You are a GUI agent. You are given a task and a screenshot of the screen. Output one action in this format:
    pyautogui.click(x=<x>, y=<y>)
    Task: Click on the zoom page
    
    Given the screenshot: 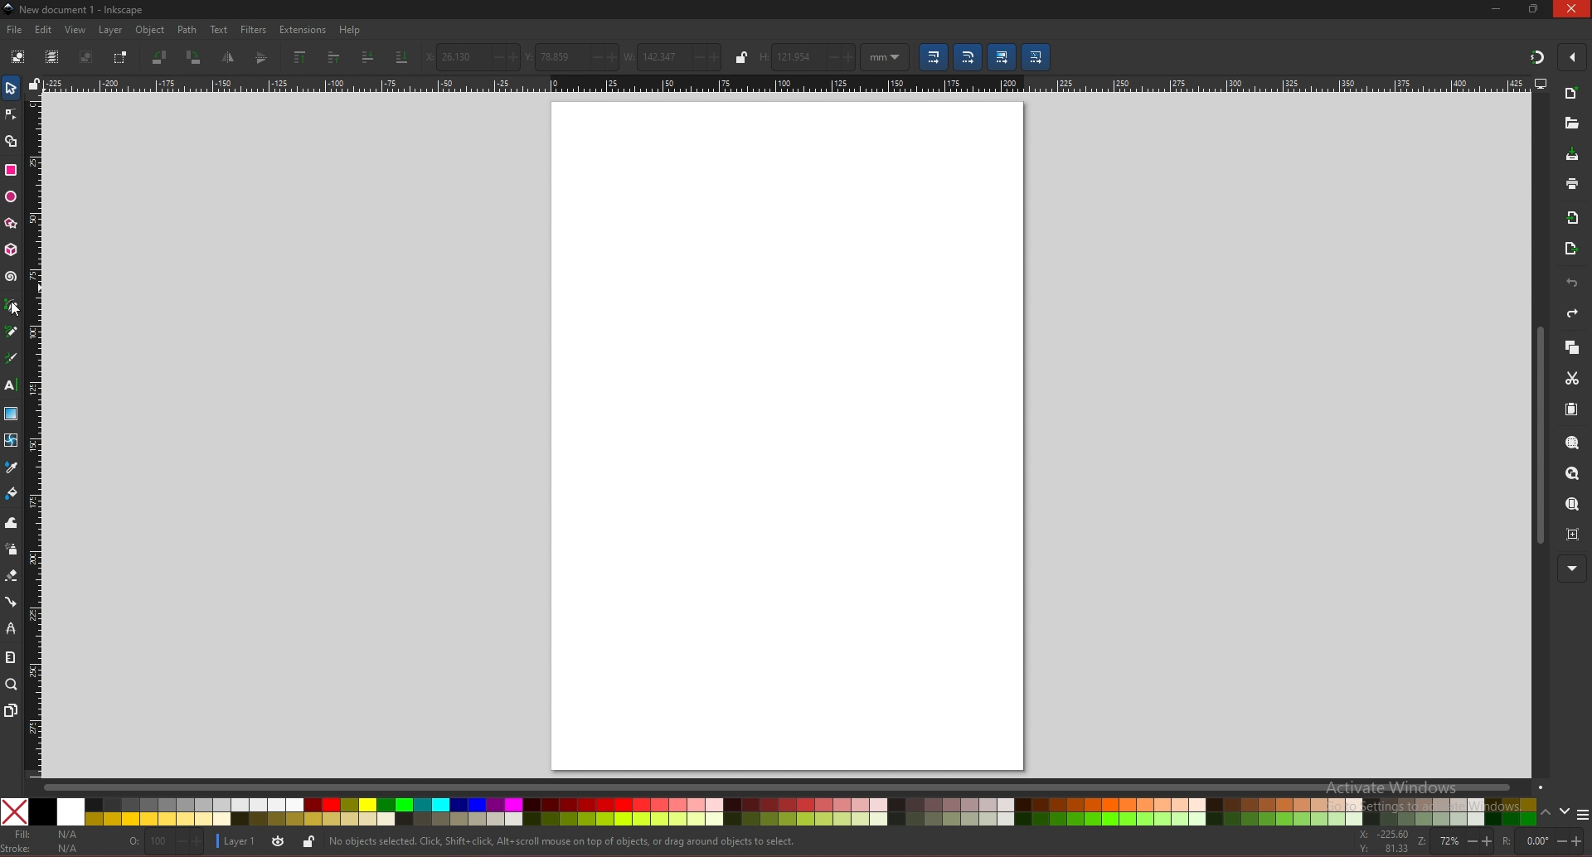 What is the action you would take?
    pyautogui.click(x=1571, y=506)
    